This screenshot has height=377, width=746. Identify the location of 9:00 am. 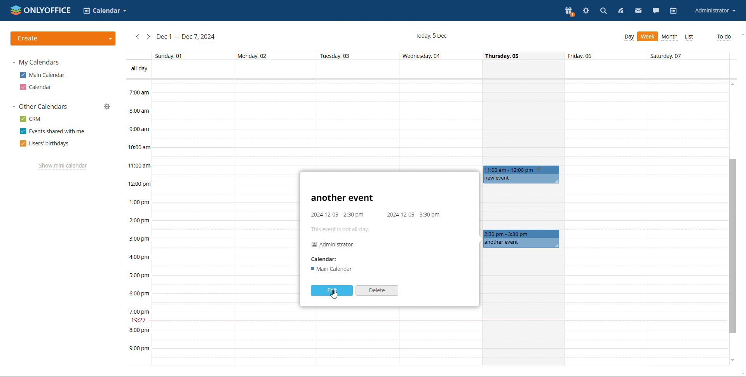
(139, 129).